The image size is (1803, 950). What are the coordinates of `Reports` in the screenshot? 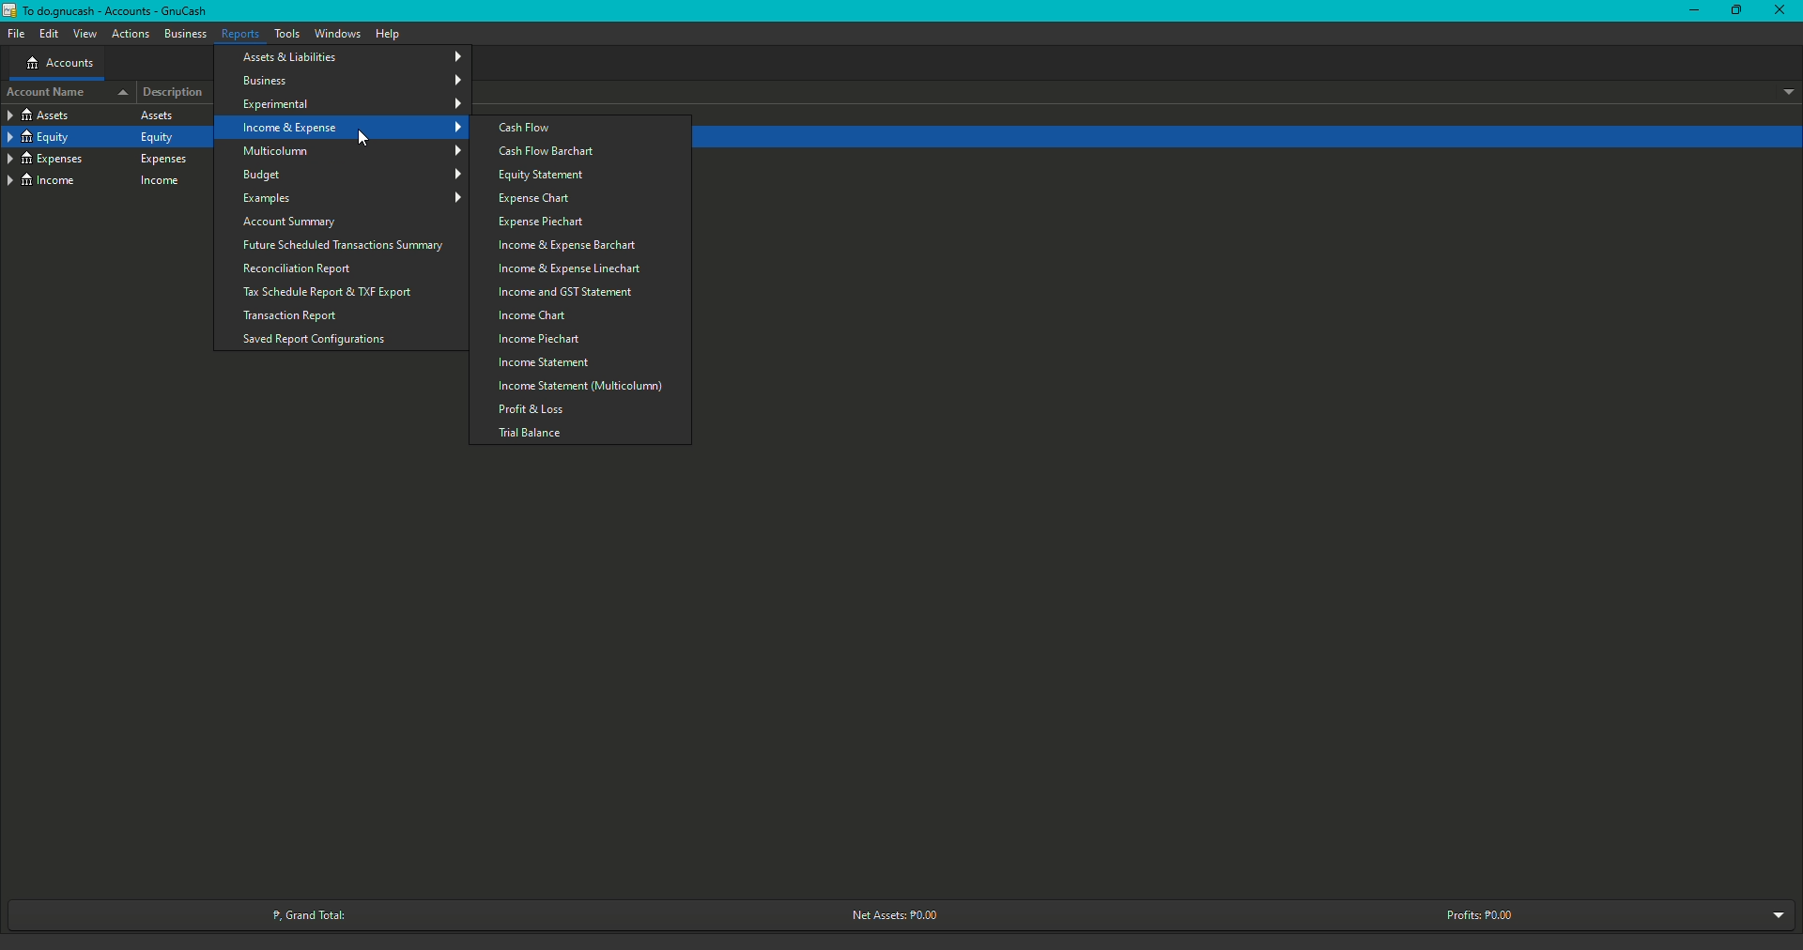 It's located at (242, 34).